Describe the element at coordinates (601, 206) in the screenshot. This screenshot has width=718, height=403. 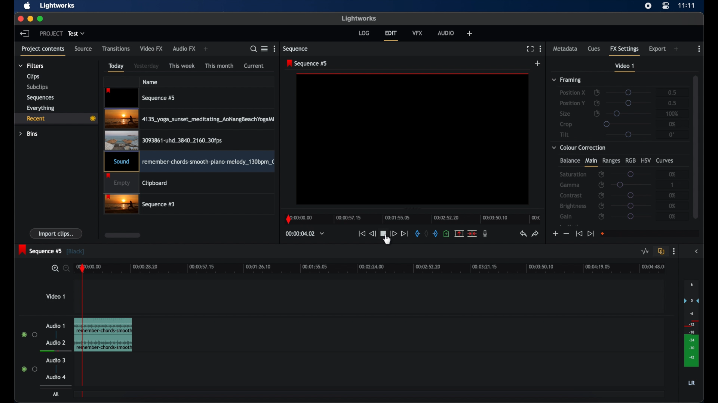
I see `enable/disable keyframes` at that location.